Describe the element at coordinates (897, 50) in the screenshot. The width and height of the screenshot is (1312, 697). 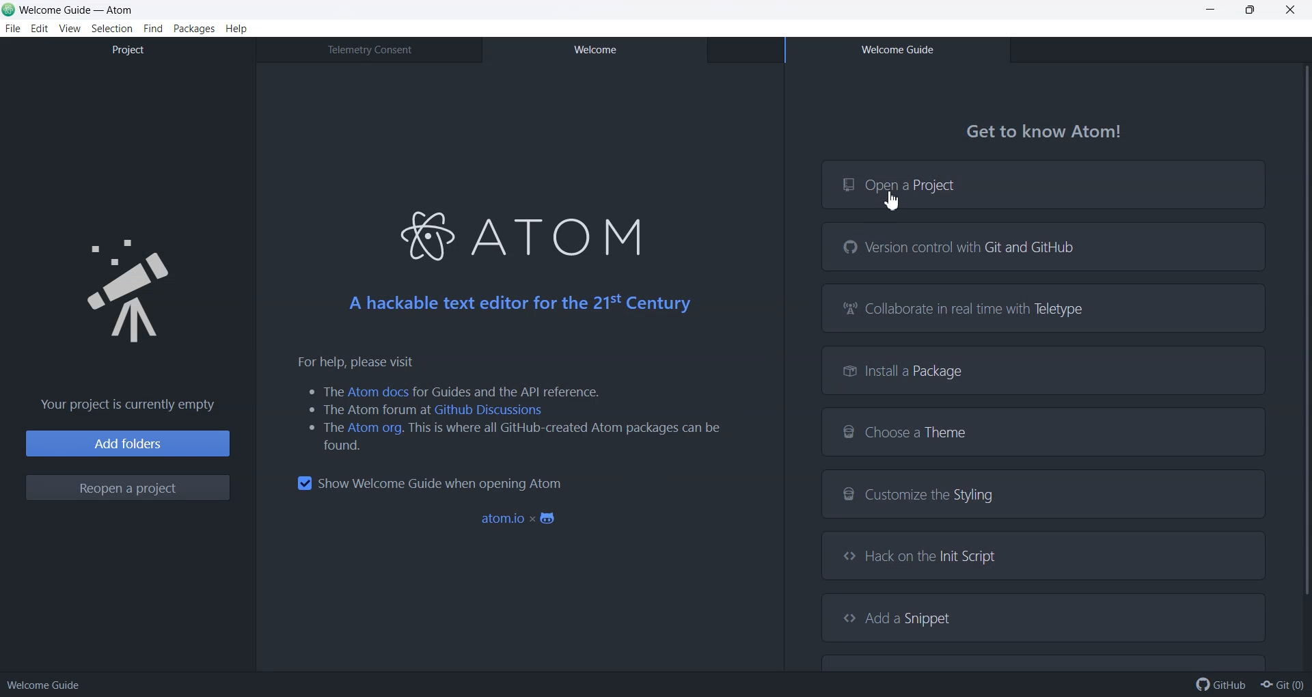
I see `Welcome Guide` at that location.